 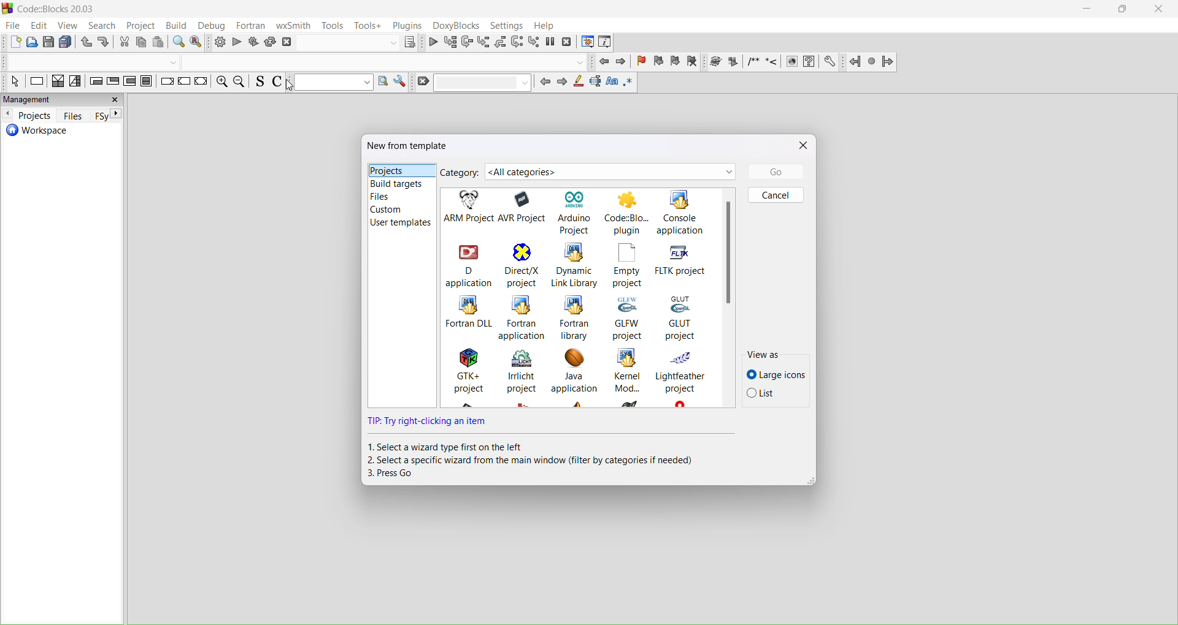 What do you see at coordinates (39, 26) in the screenshot?
I see `edit` at bounding box center [39, 26].